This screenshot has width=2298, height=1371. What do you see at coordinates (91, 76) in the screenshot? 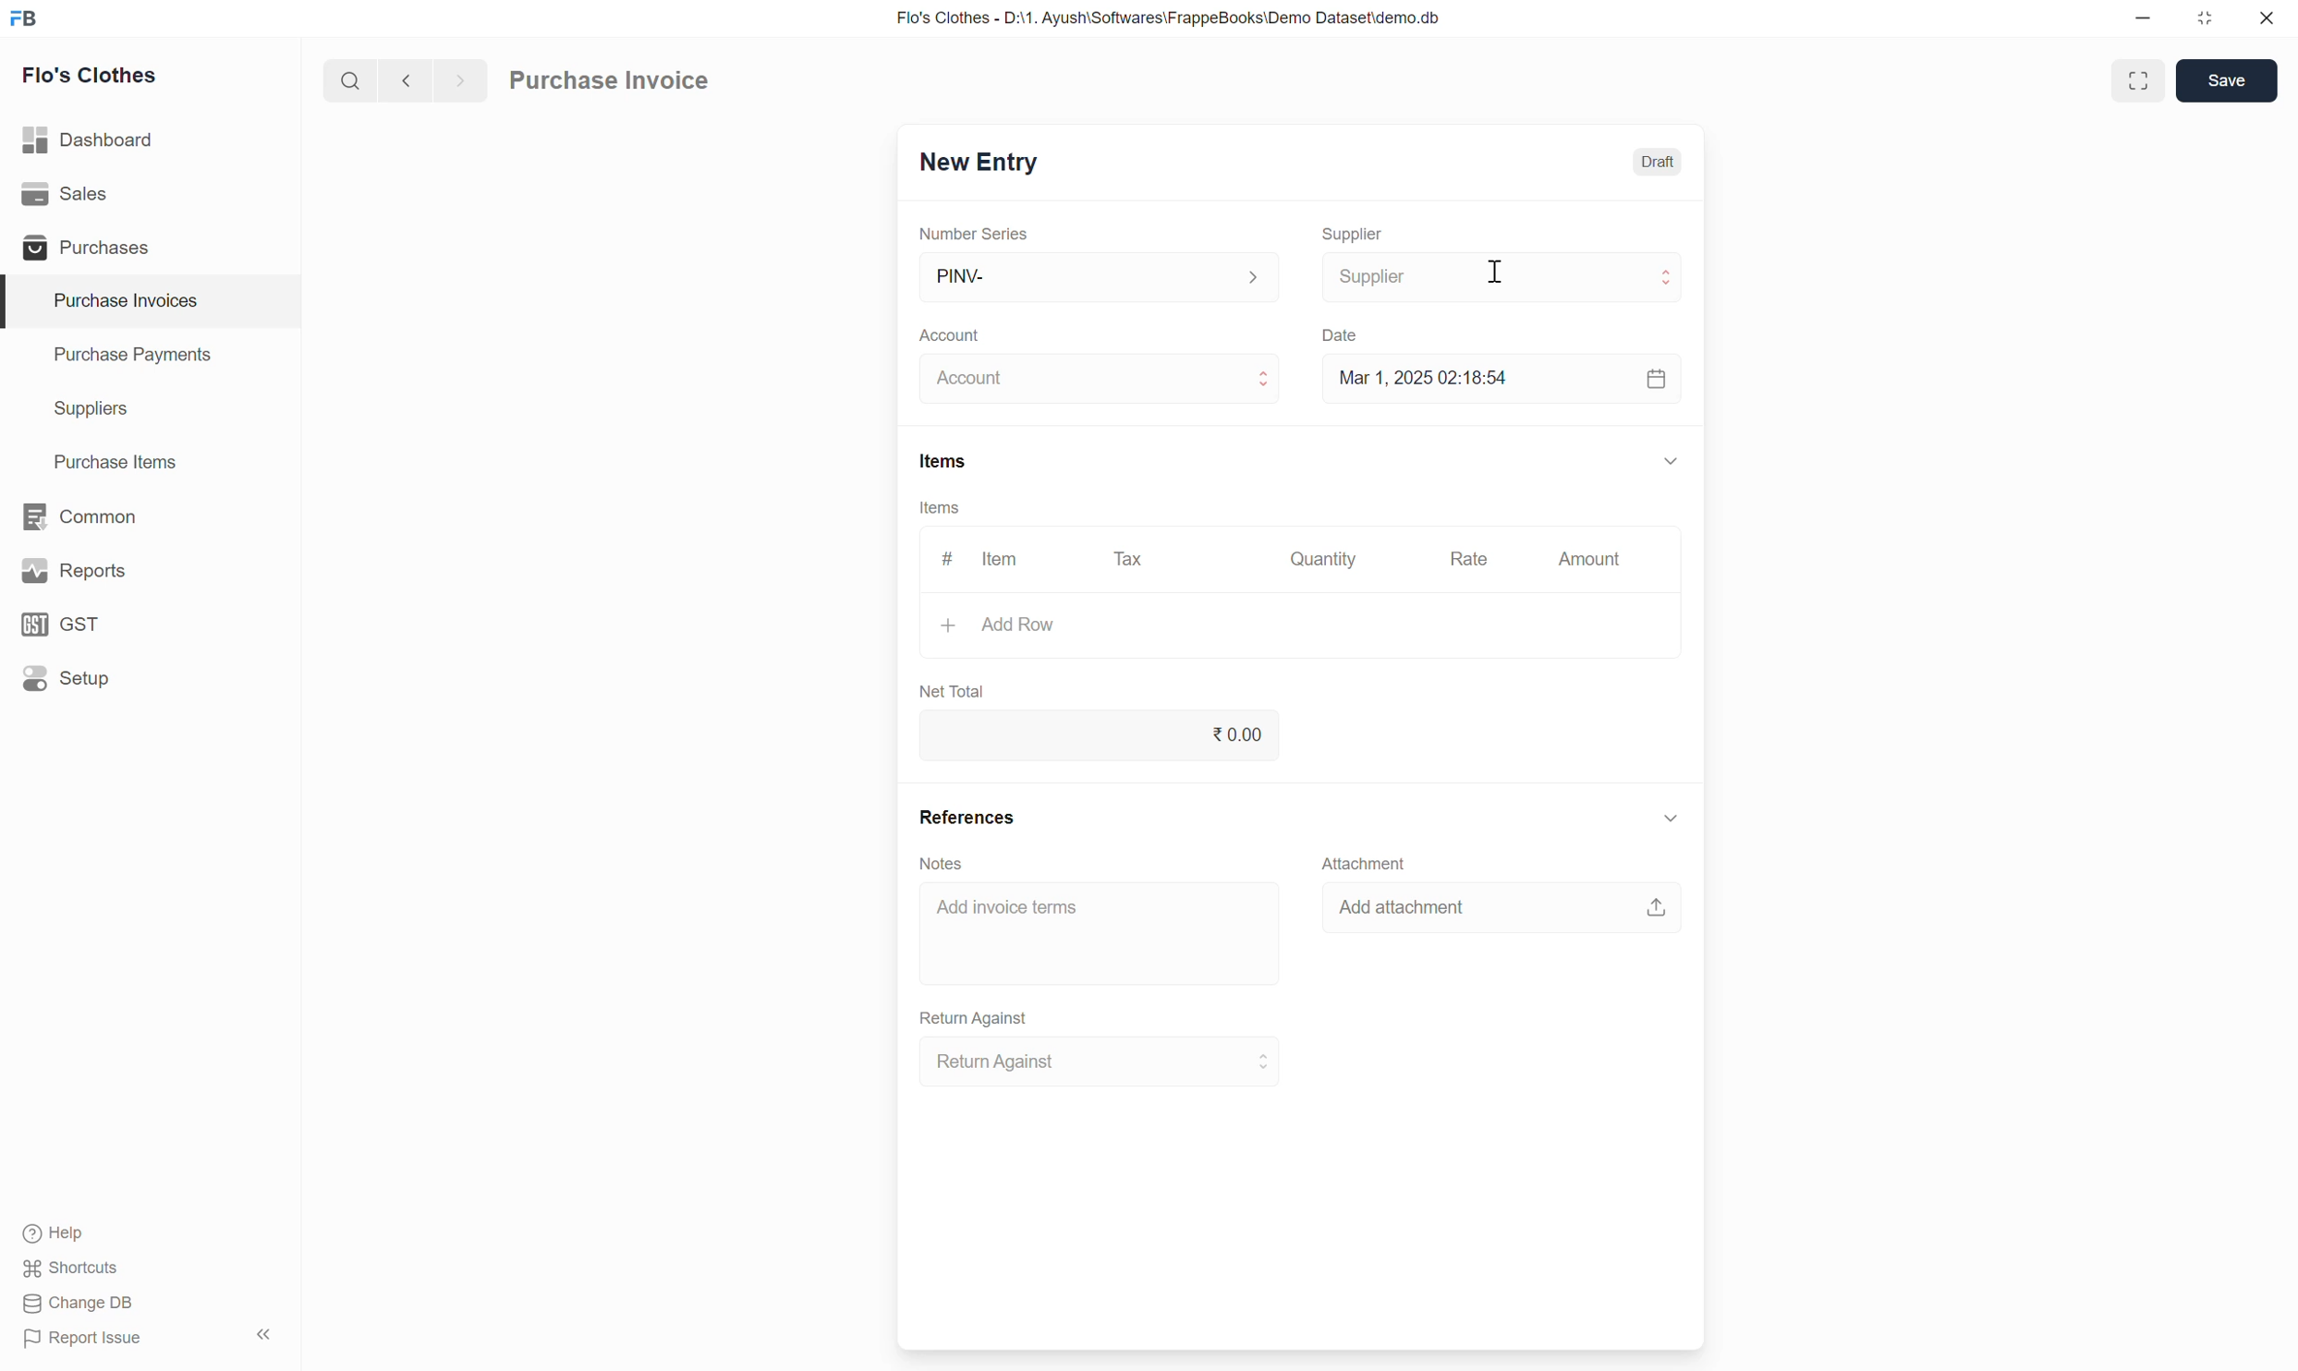
I see `Flo's Clothes` at bounding box center [91, 76].